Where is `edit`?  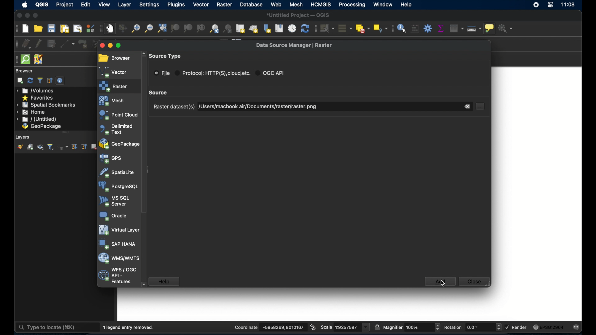
edit is located at coordinates (86, 5).